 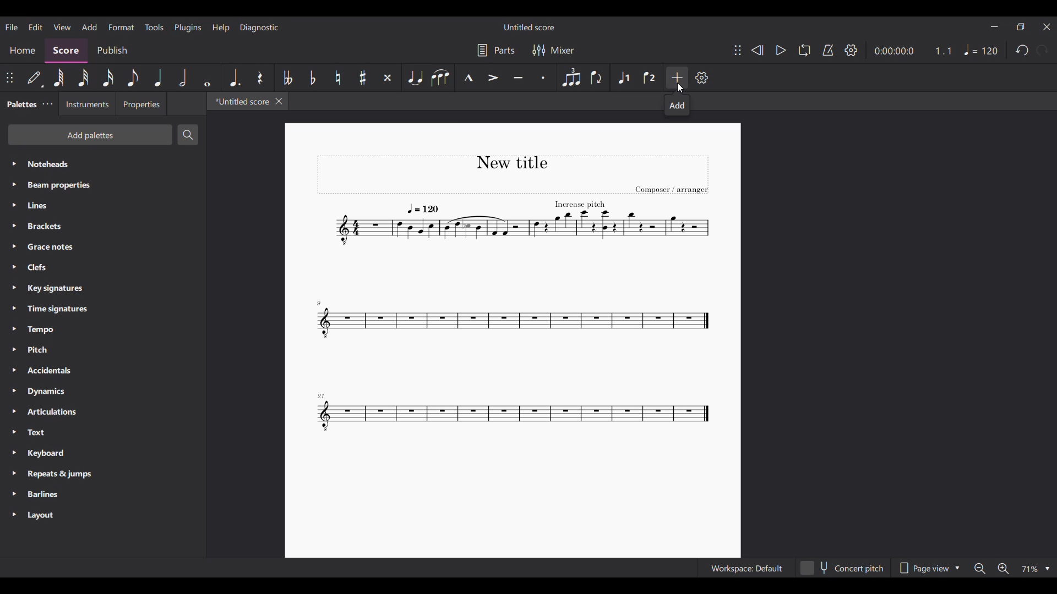 What do you see at coordinates (893, 51) in the screenshot?
I see `Current duration` at bounding box center [893, 51].